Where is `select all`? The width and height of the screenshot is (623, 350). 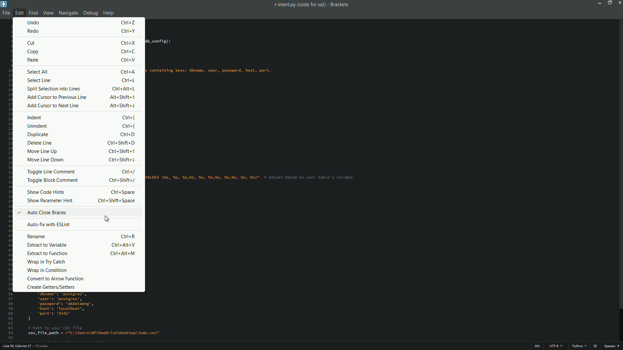
select all is located at coordinates (38, 72).